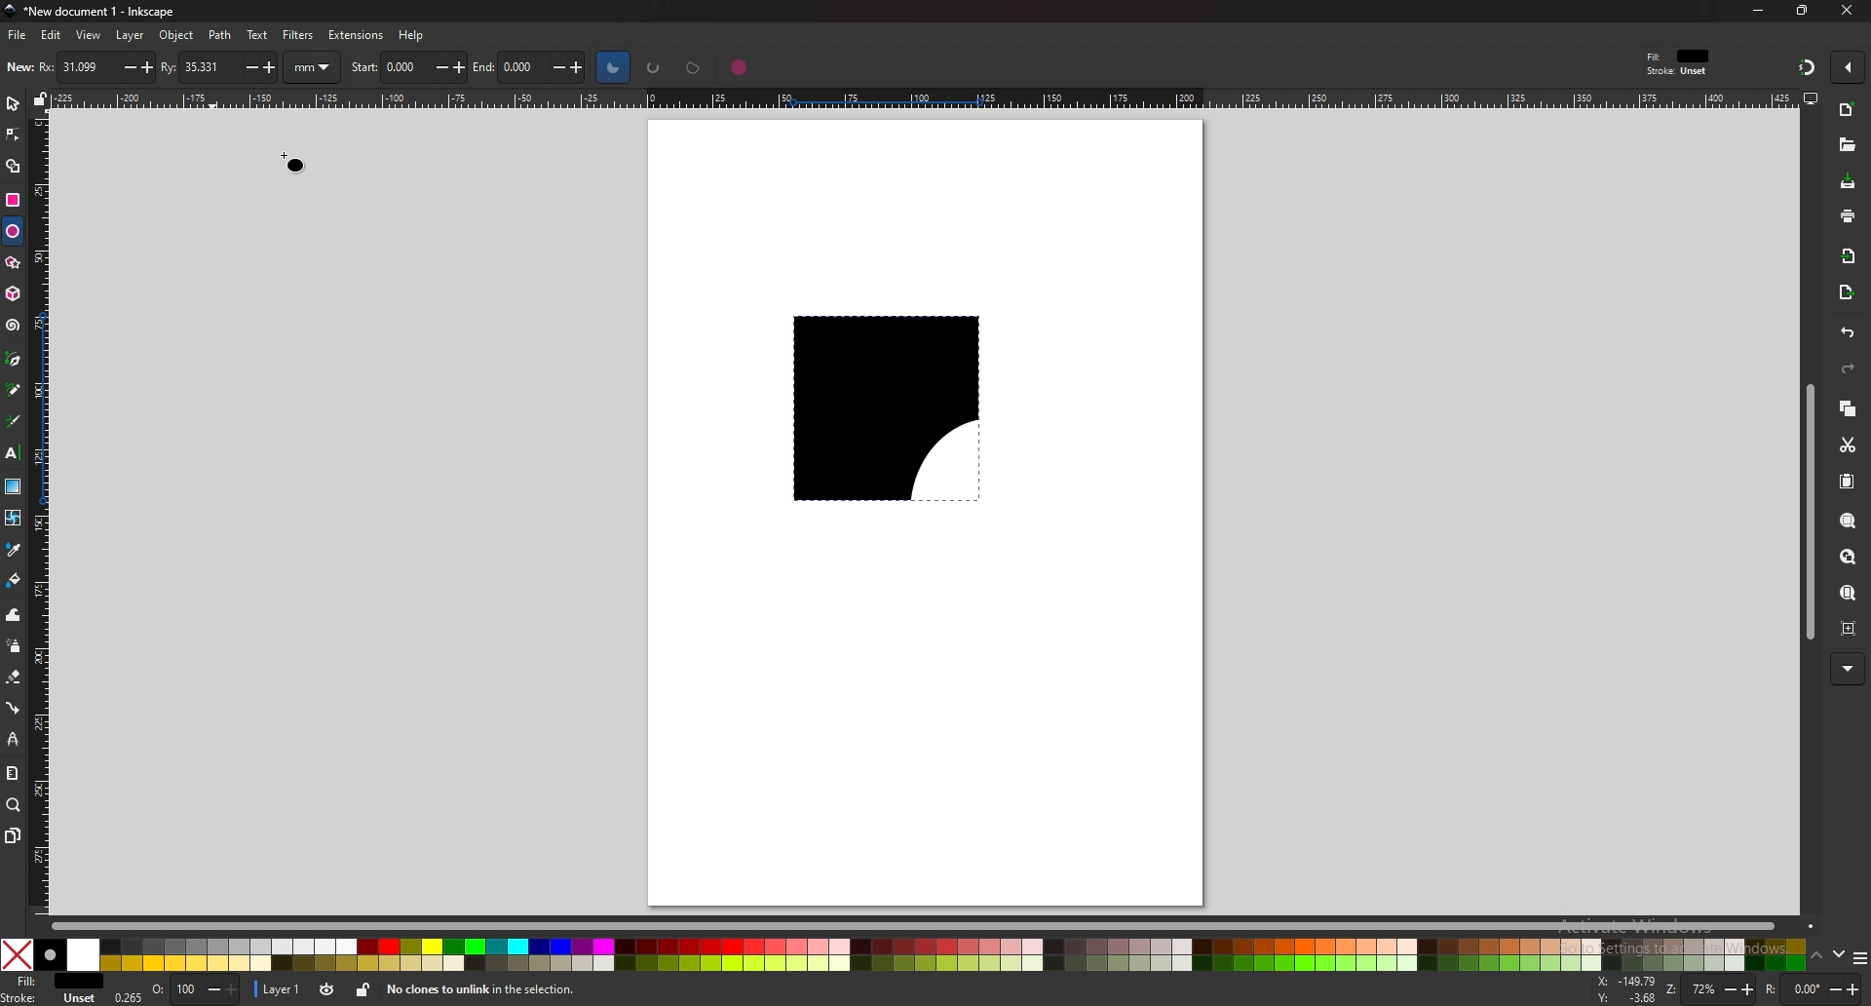 This screenshot has height=1006, width=1871. What do you see at coordinates (920, 924) in the screenshot?
I see `scroll bar` at bounding box center [920, 924].